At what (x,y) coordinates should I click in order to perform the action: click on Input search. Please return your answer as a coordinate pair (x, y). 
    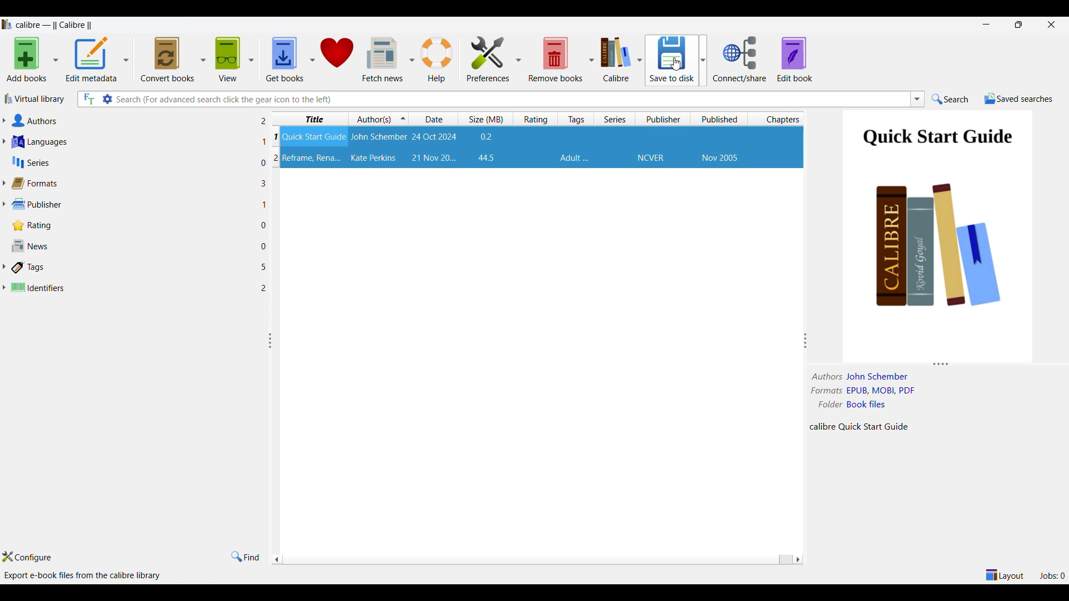
    Looking at the image, I should click on (511, 99).